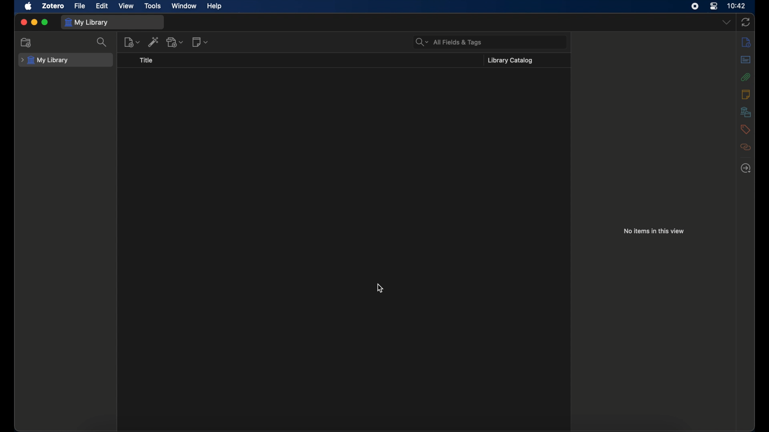 The image size is (769, 432). I want to click on notes, so click(746, 94).